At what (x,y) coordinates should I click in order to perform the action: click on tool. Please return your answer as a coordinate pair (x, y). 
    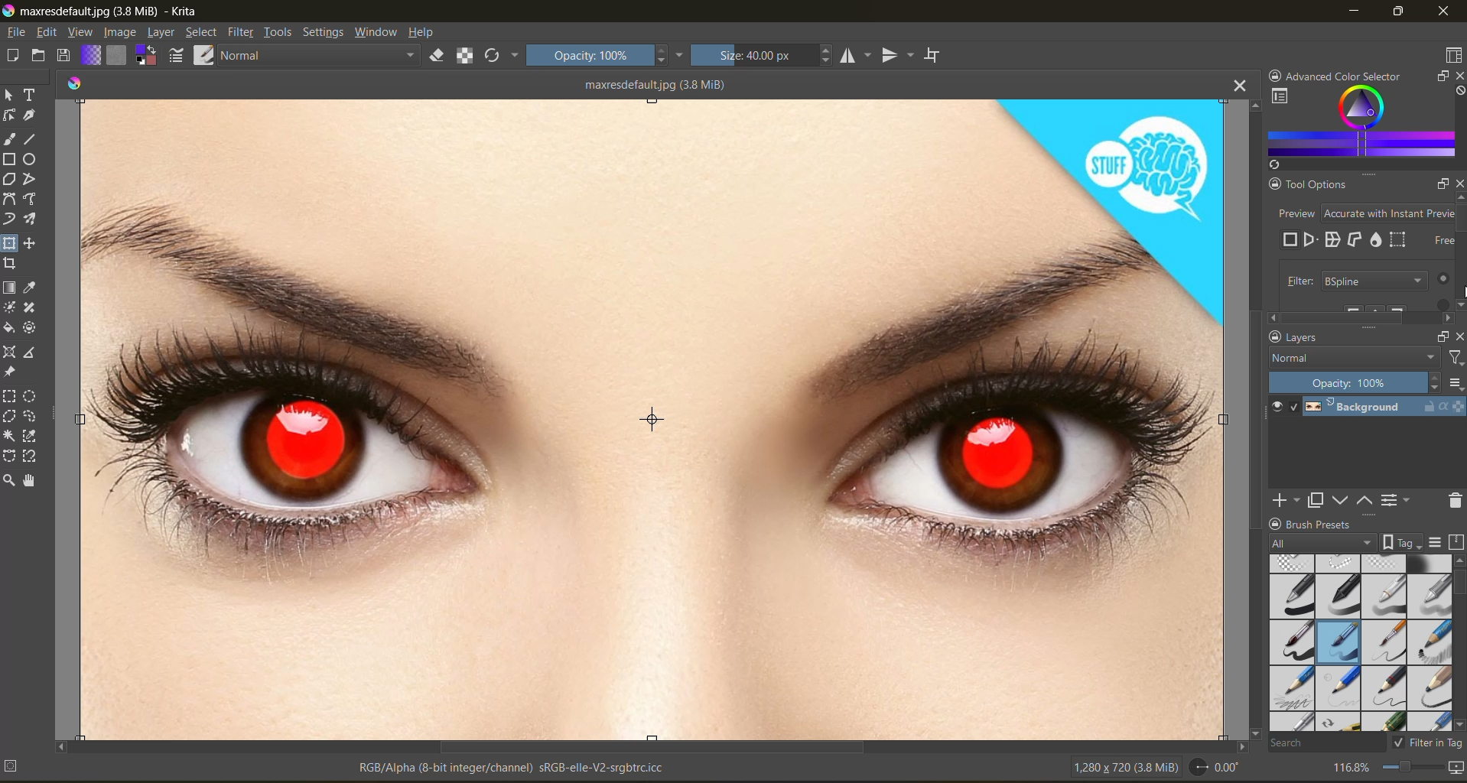
    Looking at the image, I should click on (32, 159).